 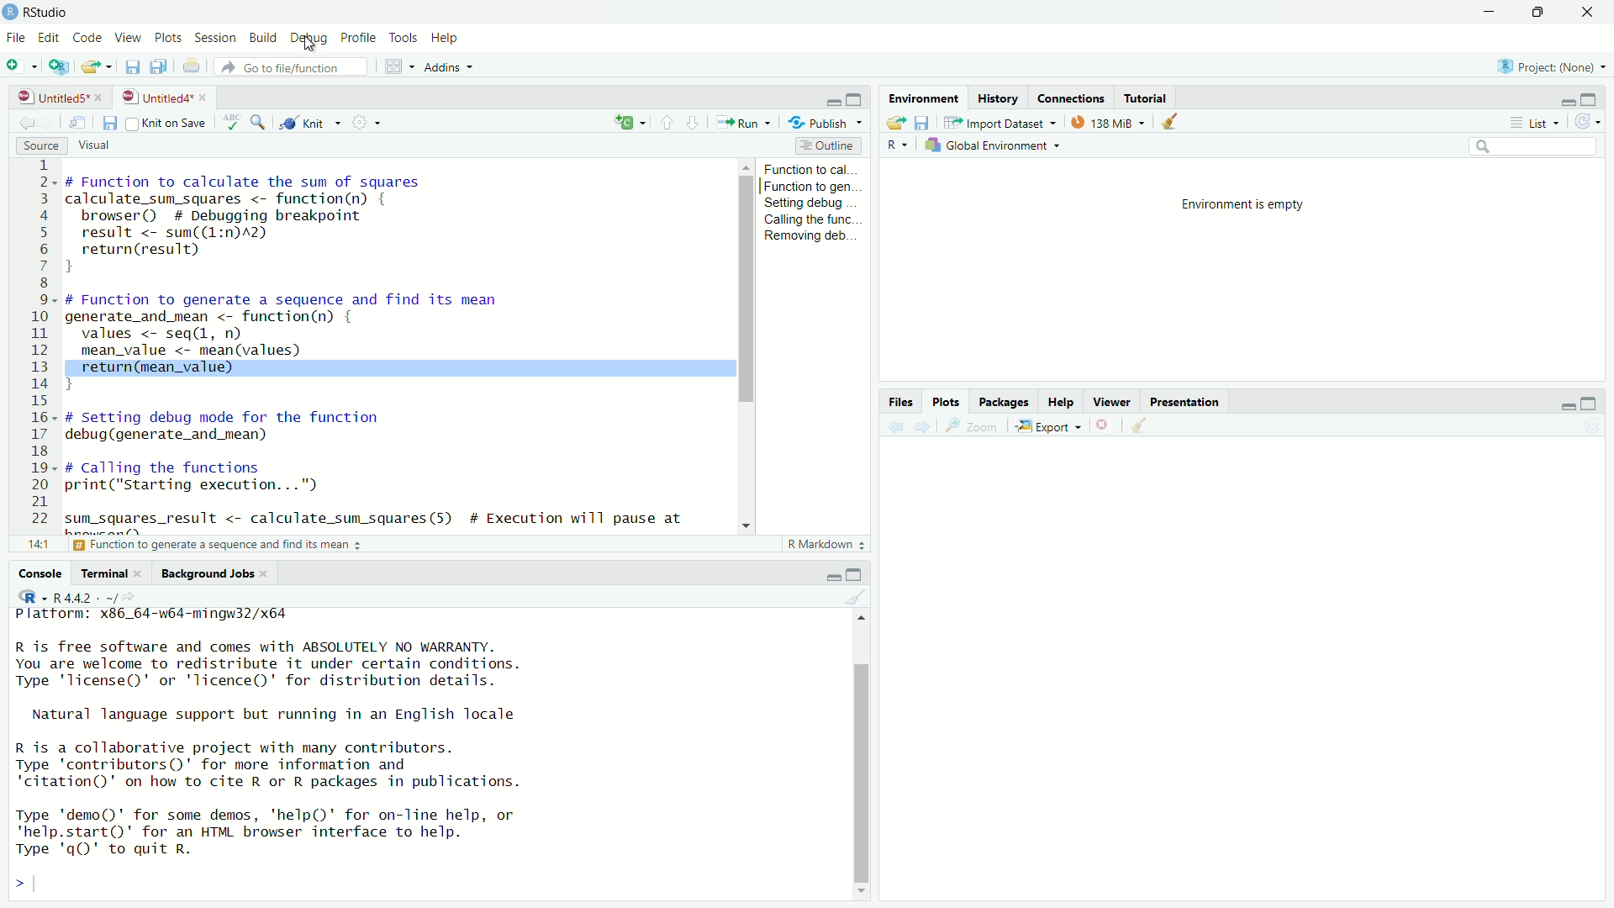 What do you see at coordinates (950, 402) in the screenshot?
I see `plots` at bounding box center [950, 402].